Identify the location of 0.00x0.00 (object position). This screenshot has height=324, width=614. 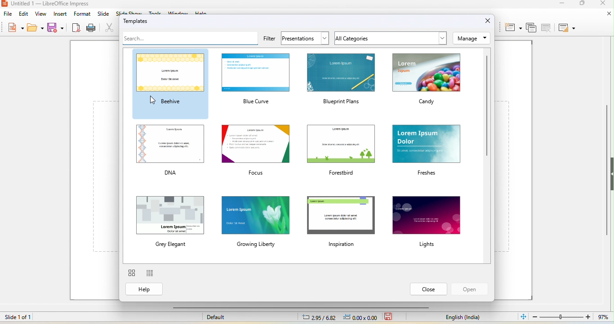
(361, 317).